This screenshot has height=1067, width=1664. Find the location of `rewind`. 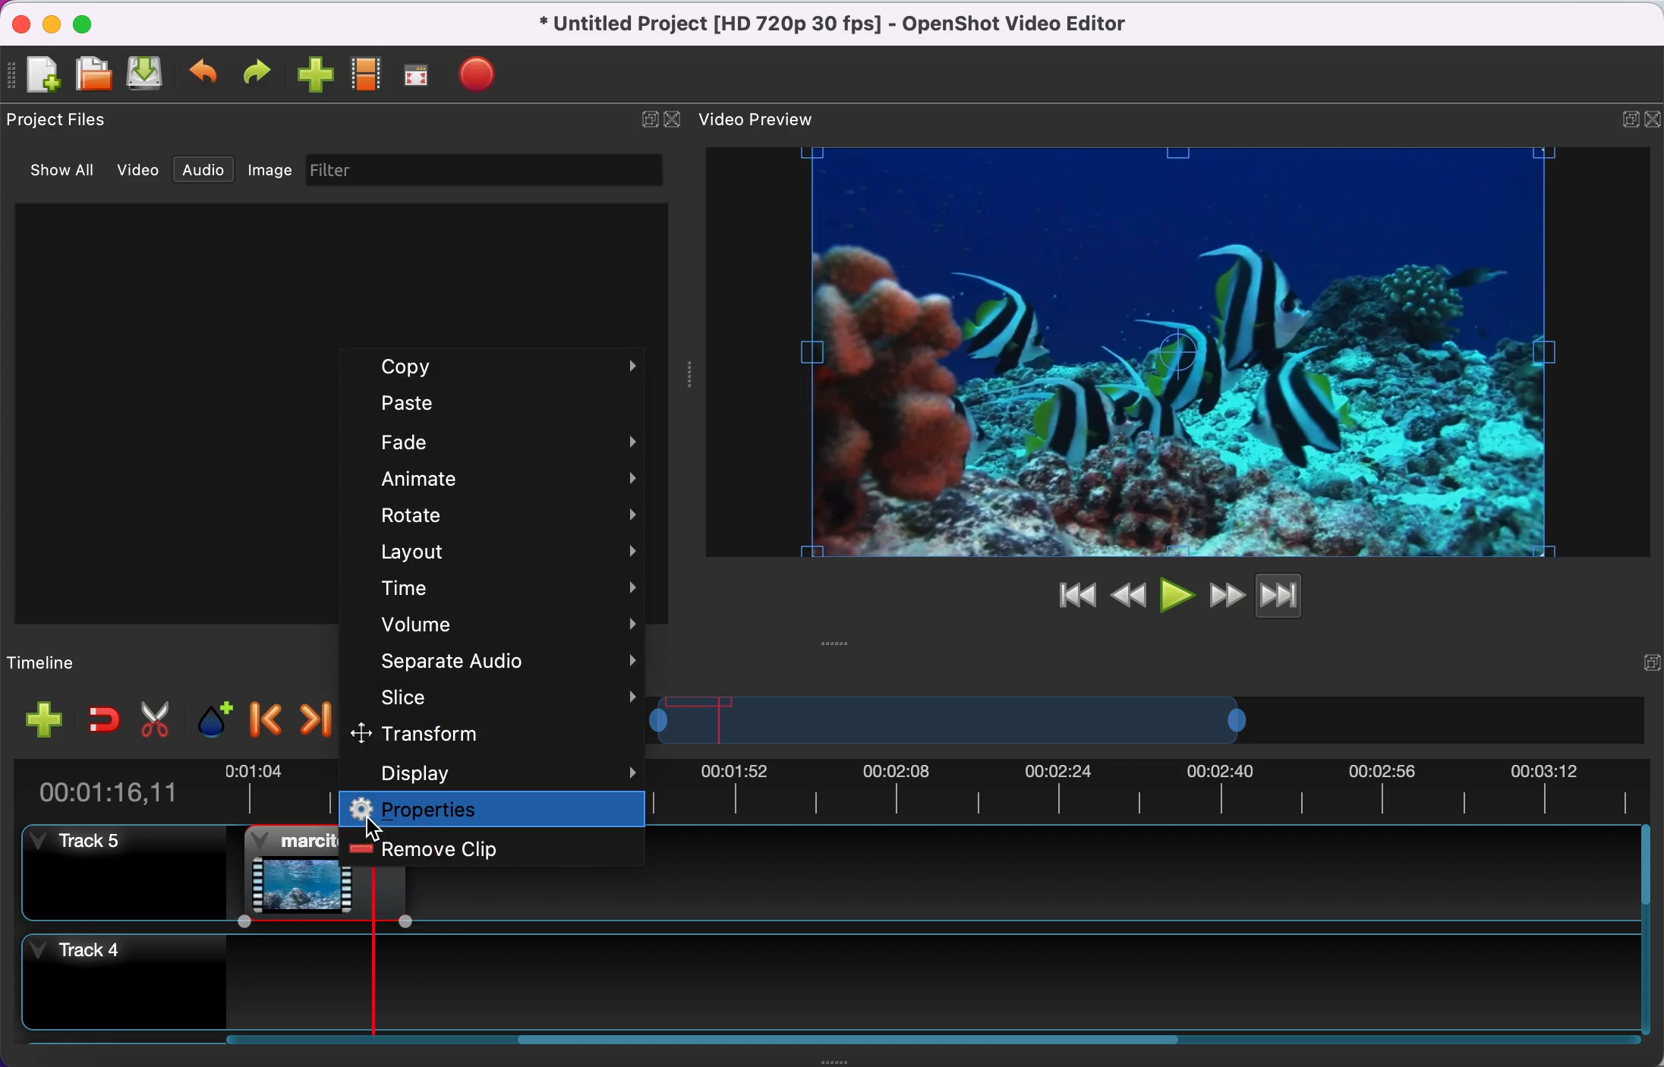

rewind is located at coordinates (1128, 593).